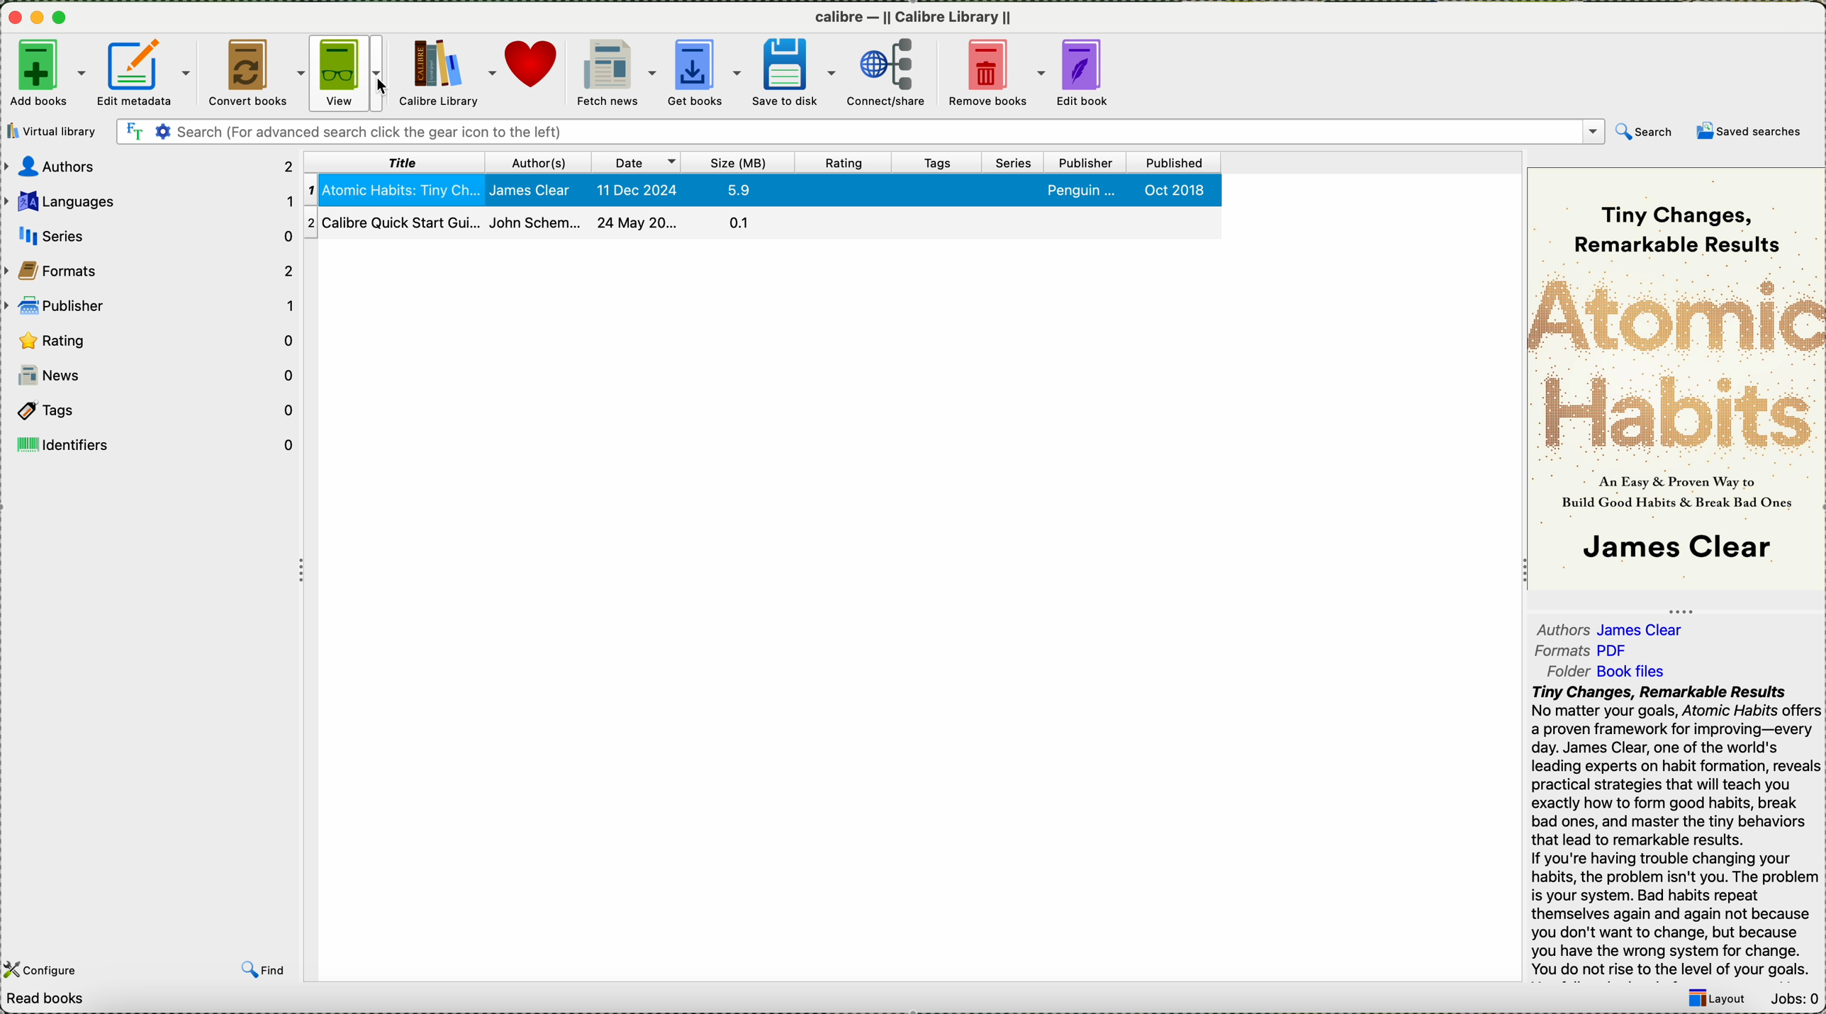 Image resolution: width=1826 pixels, height=1014 pixels. Describe the element at coordinates (938, 163) in the screenshot. I see `tags` at that location.